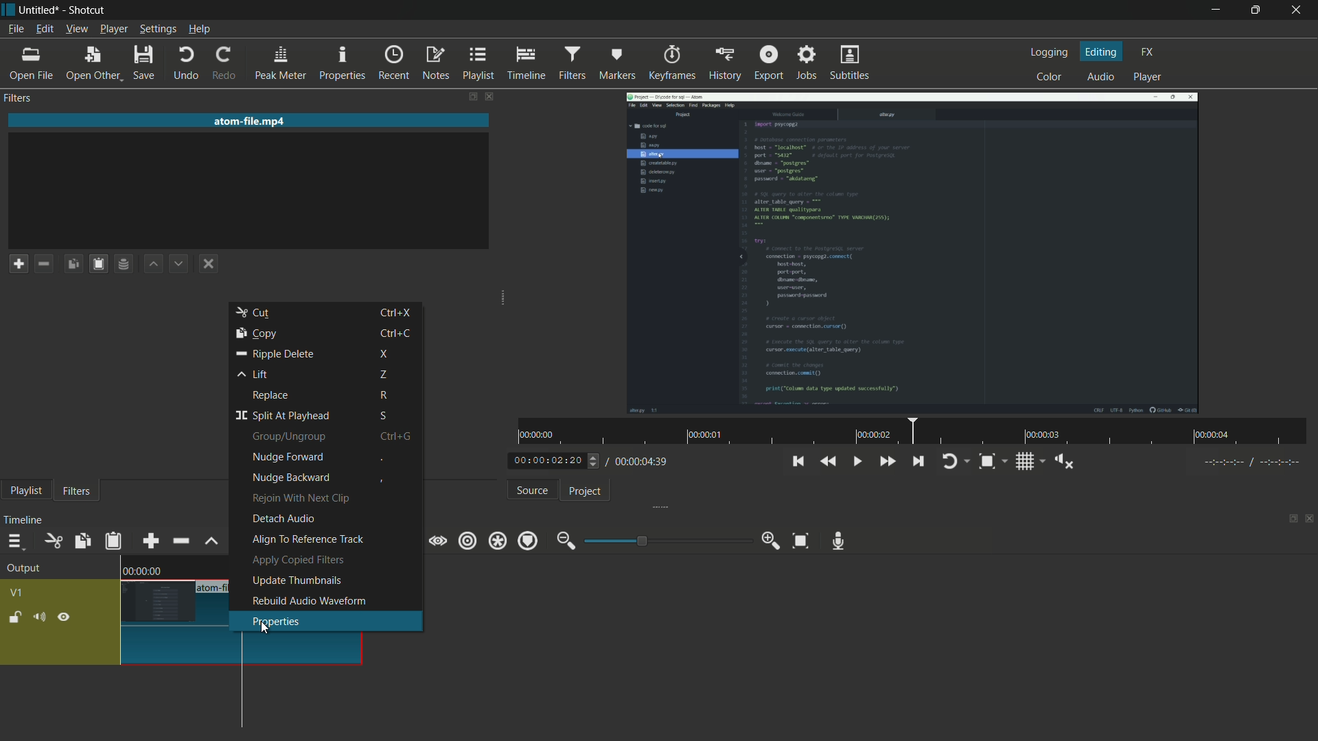 The image size is (1318, 741). What do you see at coordinates (51, 541) in the screenshot?
I see `cut` at bounding box center [51, 541].